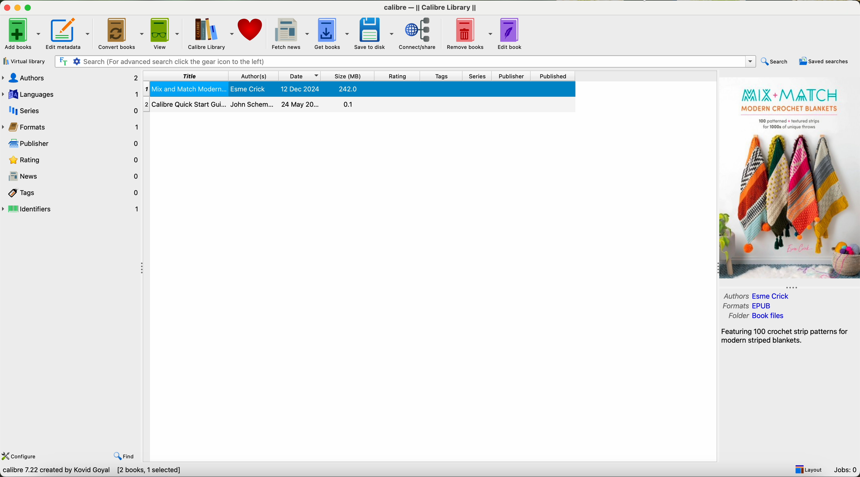  Describe the element at coordinates (71, 109) in the screenshot. I see `series` at that location.